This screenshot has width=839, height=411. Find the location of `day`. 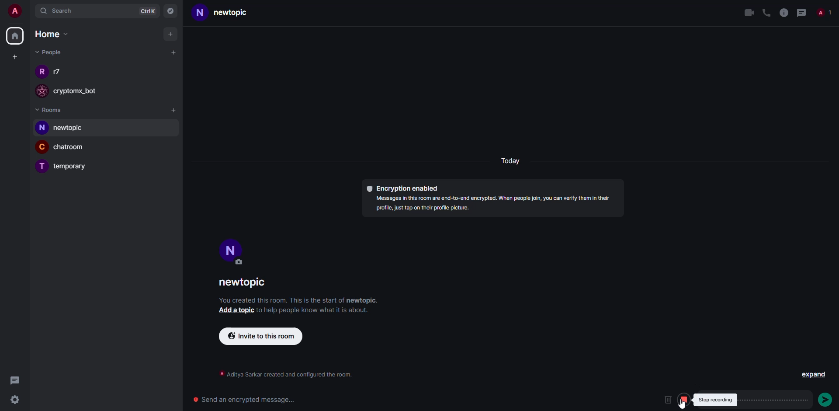

day is located at coordinates (509, 162).